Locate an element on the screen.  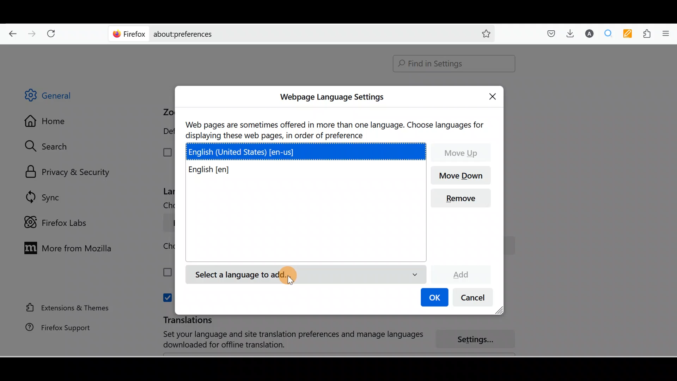
Web pages are sometimes offered in more than one language. Choose languages for displaying these web pages, in order of preference is located at coordinates (336, 129).